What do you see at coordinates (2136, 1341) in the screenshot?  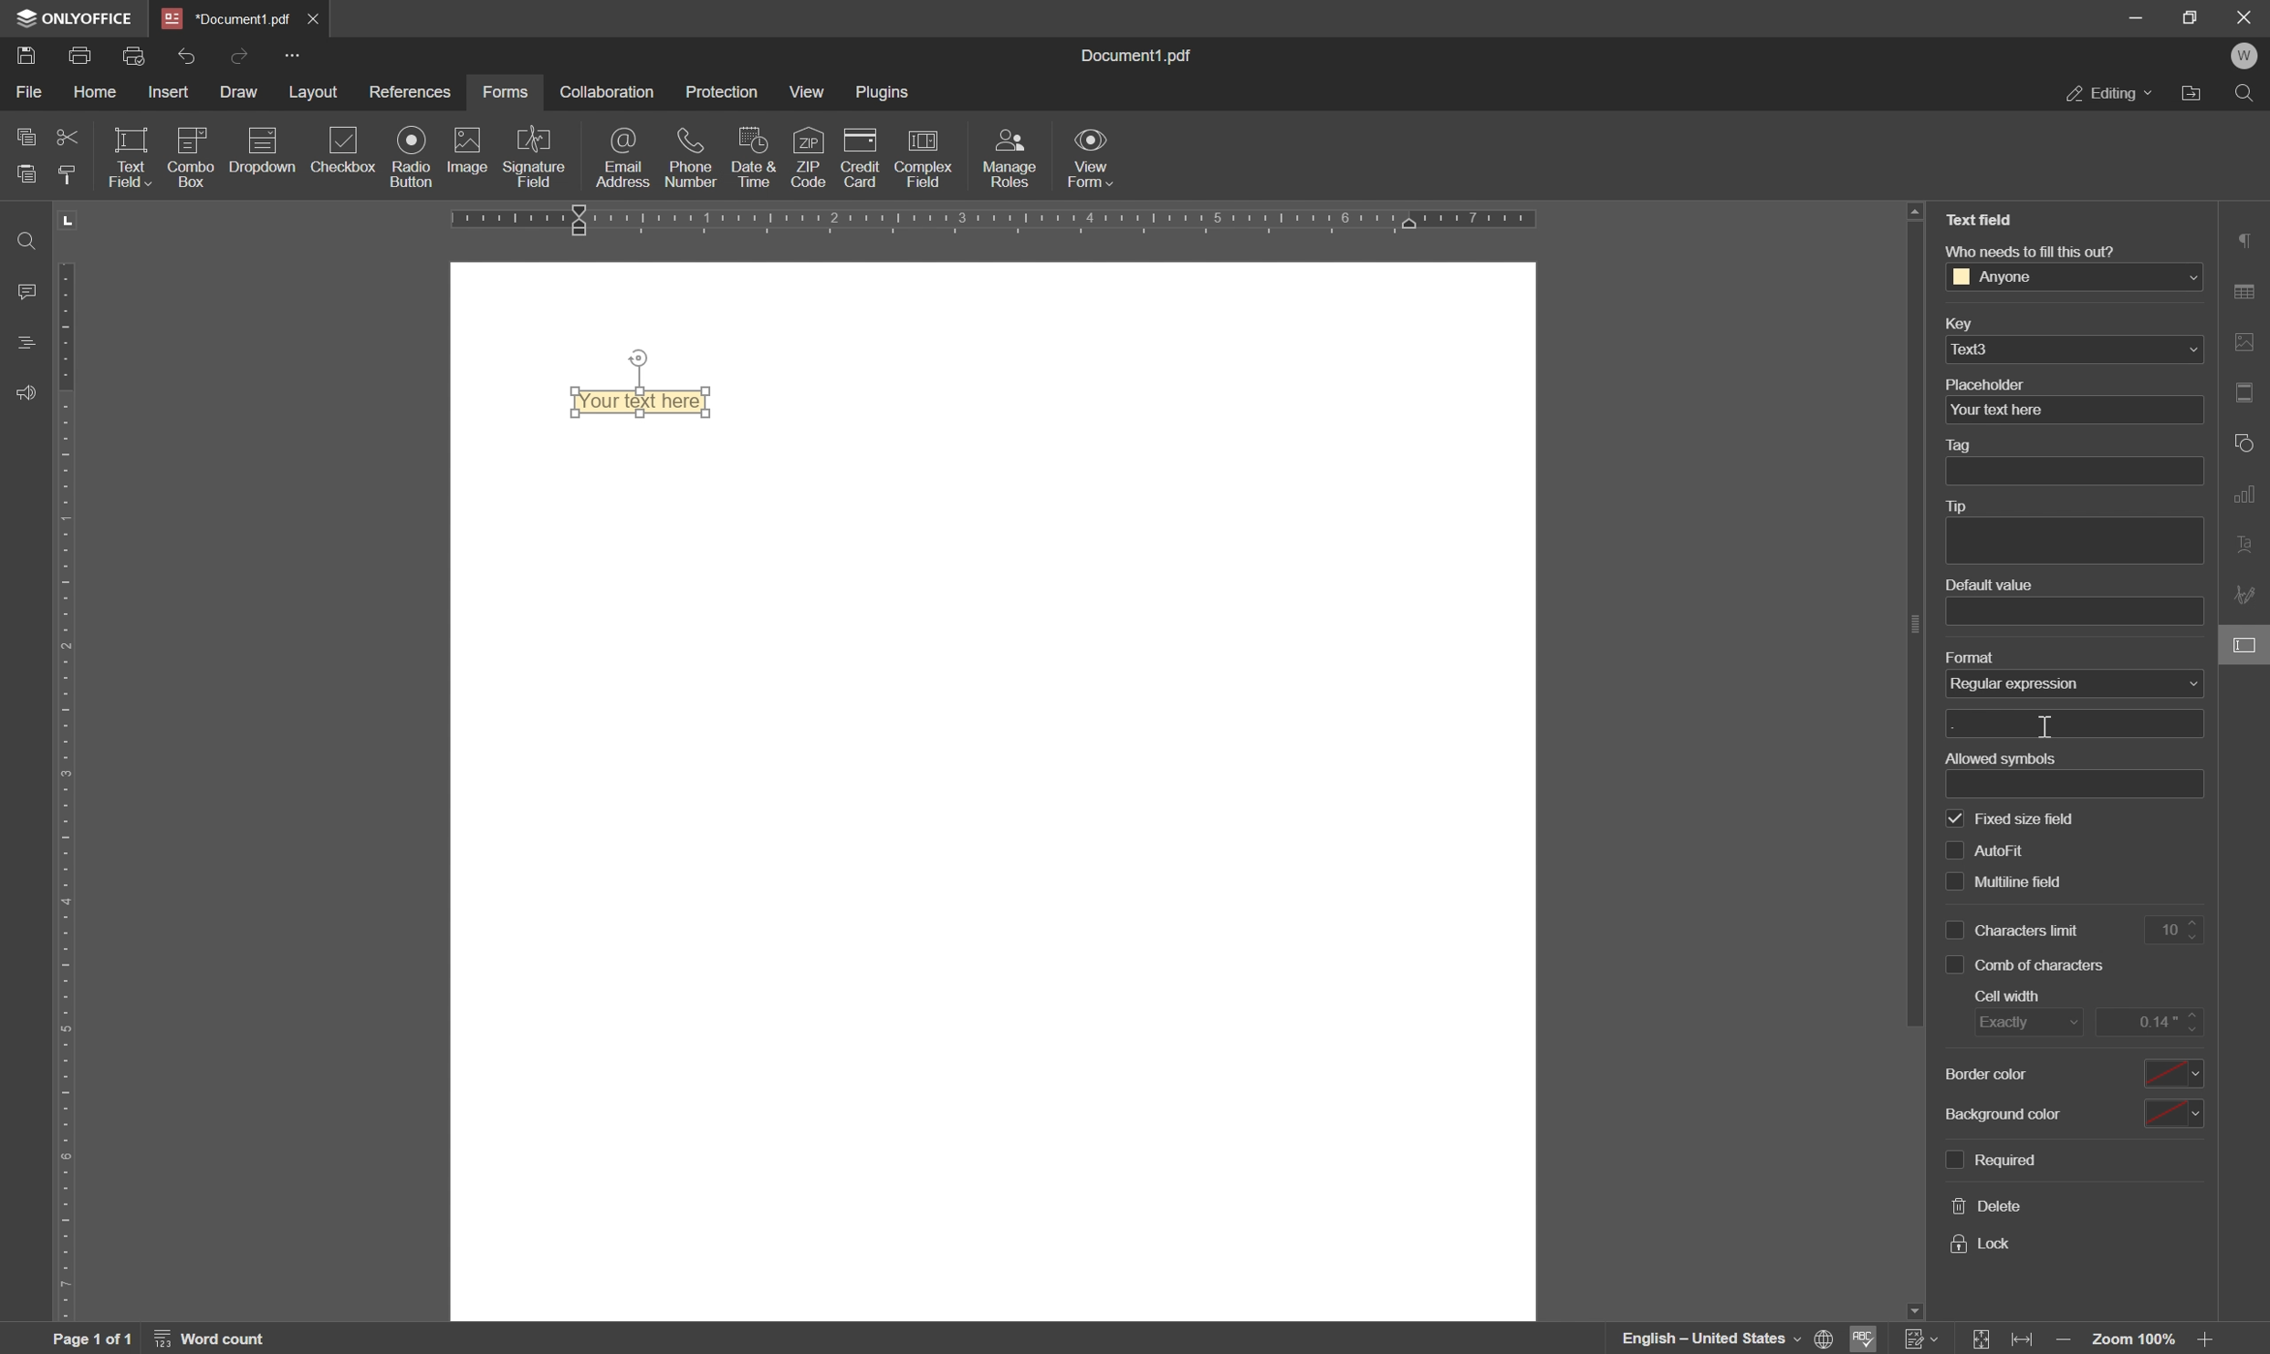 I see `zoom 100%` at bounding box center [2136, 1341].